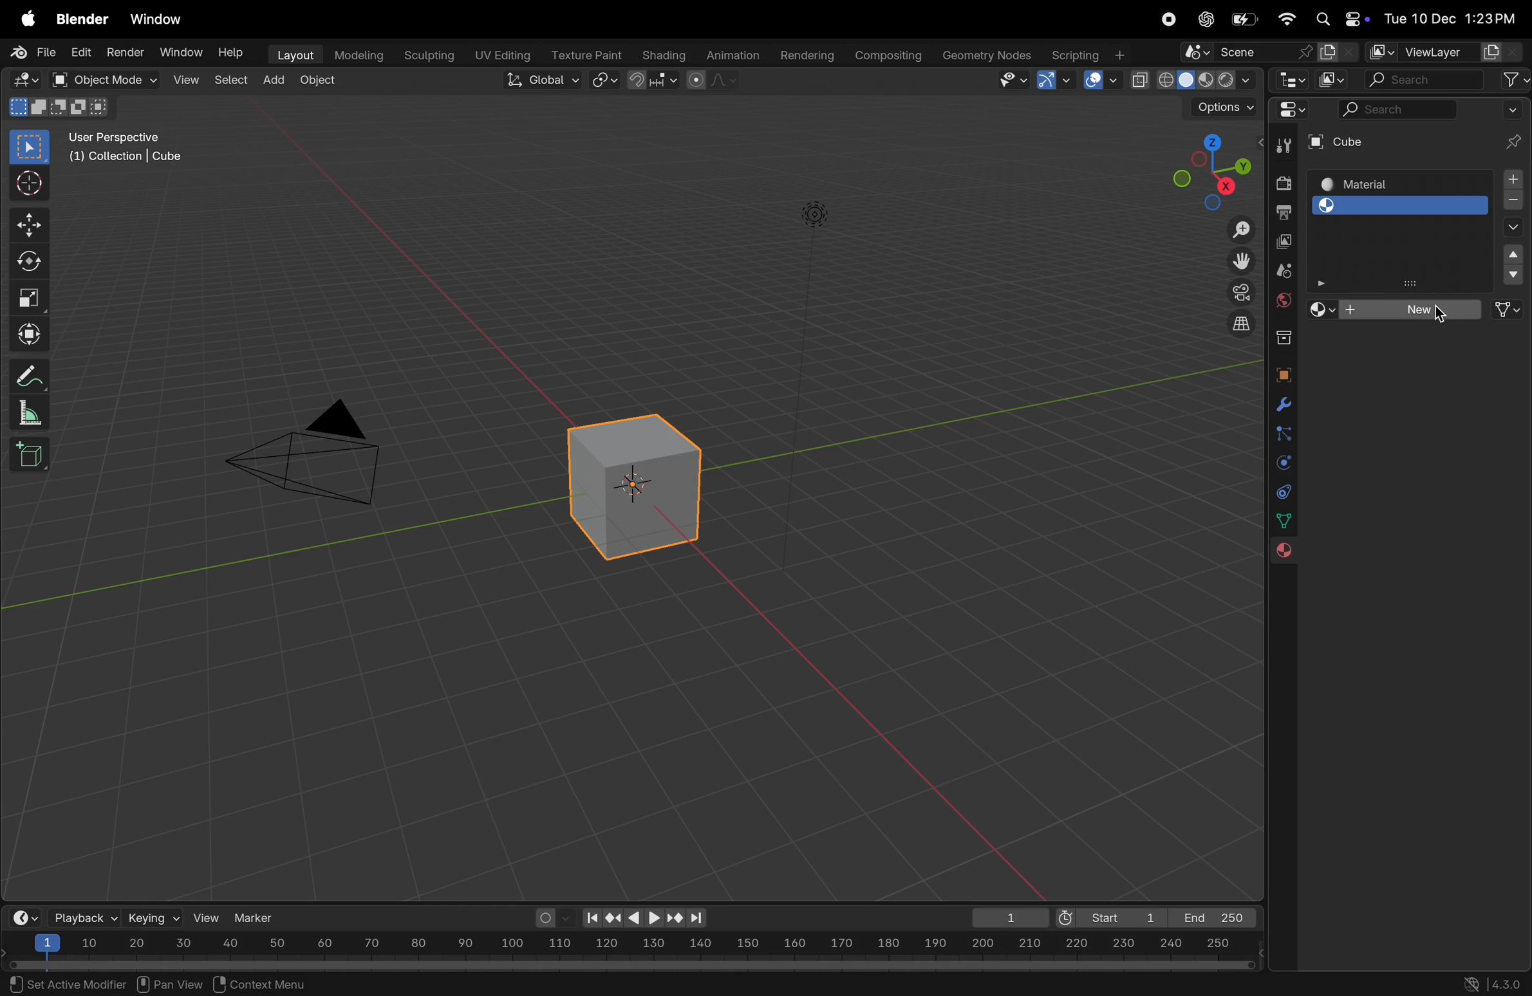  I want to click on orthographic view, so click(1243, 323).